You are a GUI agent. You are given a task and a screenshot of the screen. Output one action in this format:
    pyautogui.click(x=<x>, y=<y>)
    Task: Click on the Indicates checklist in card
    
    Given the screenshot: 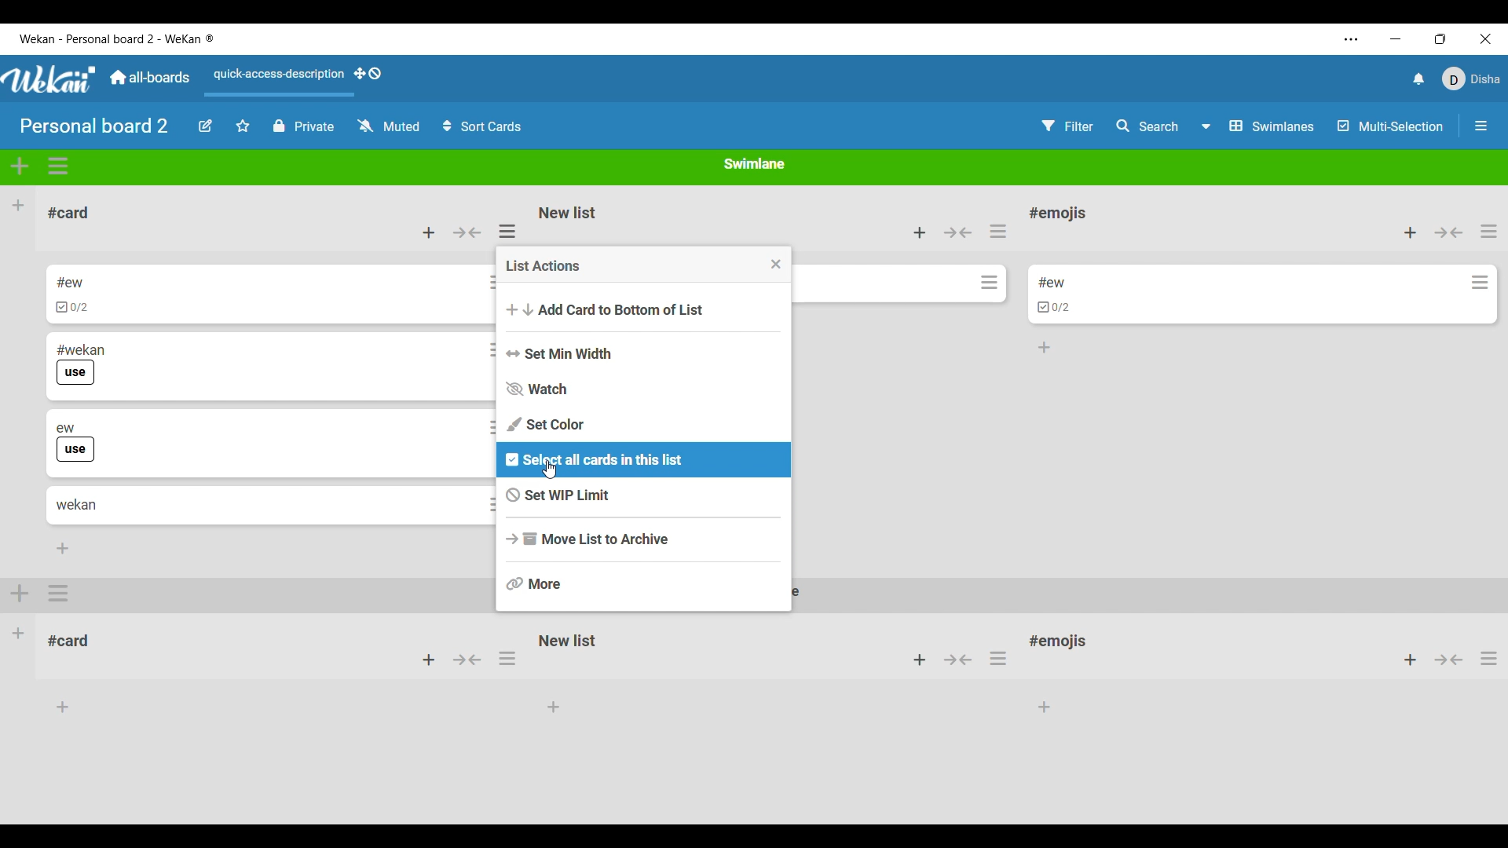 What is the action you would take?
    pyautogui.click(x=72, y=307)
    